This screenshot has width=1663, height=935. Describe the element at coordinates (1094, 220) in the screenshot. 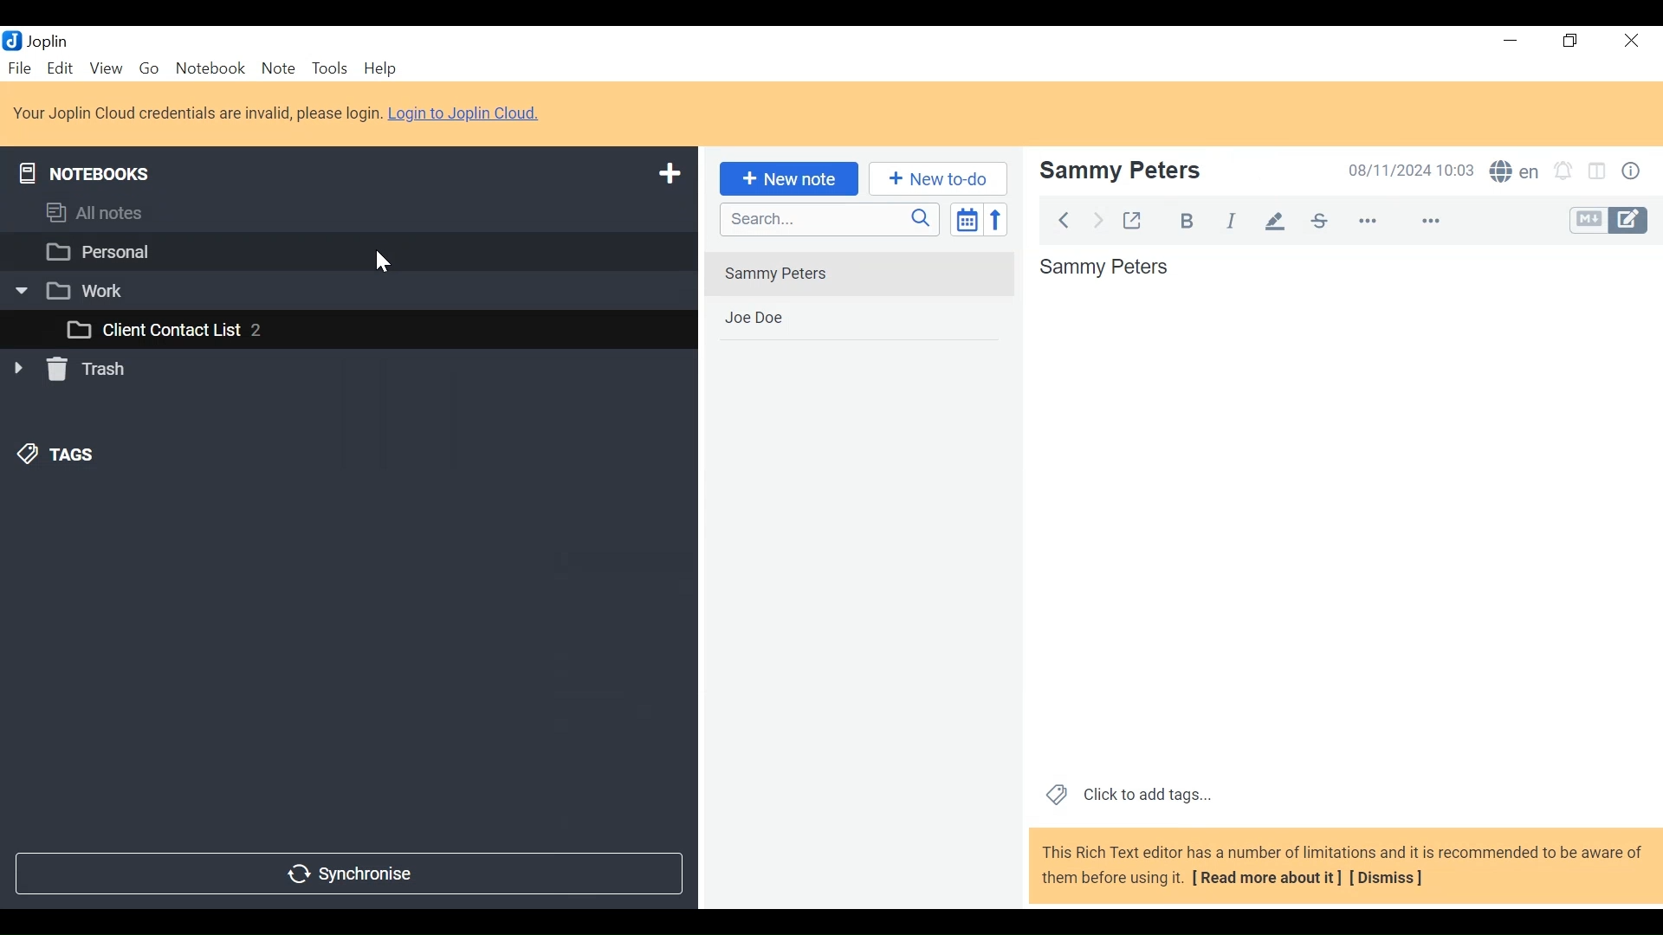

I see `Forward` at that location.